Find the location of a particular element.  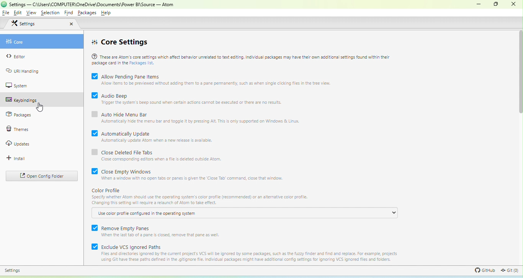

file menu is located at coordinates (6, 13).